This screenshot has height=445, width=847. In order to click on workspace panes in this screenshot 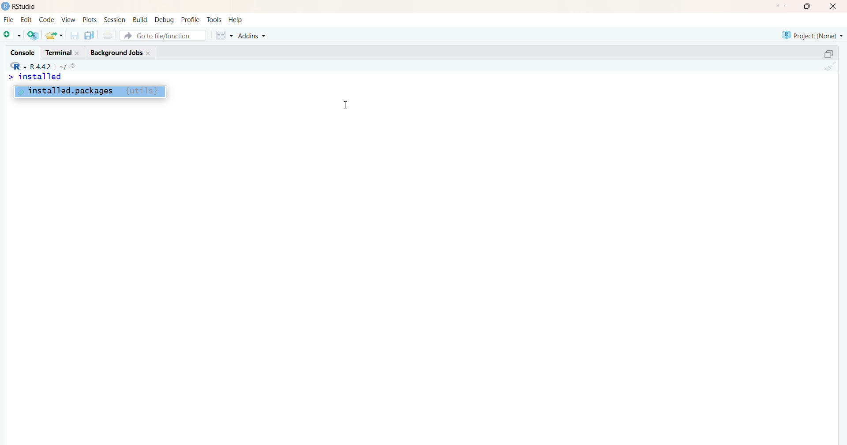, I will do `click(224, 36)`.